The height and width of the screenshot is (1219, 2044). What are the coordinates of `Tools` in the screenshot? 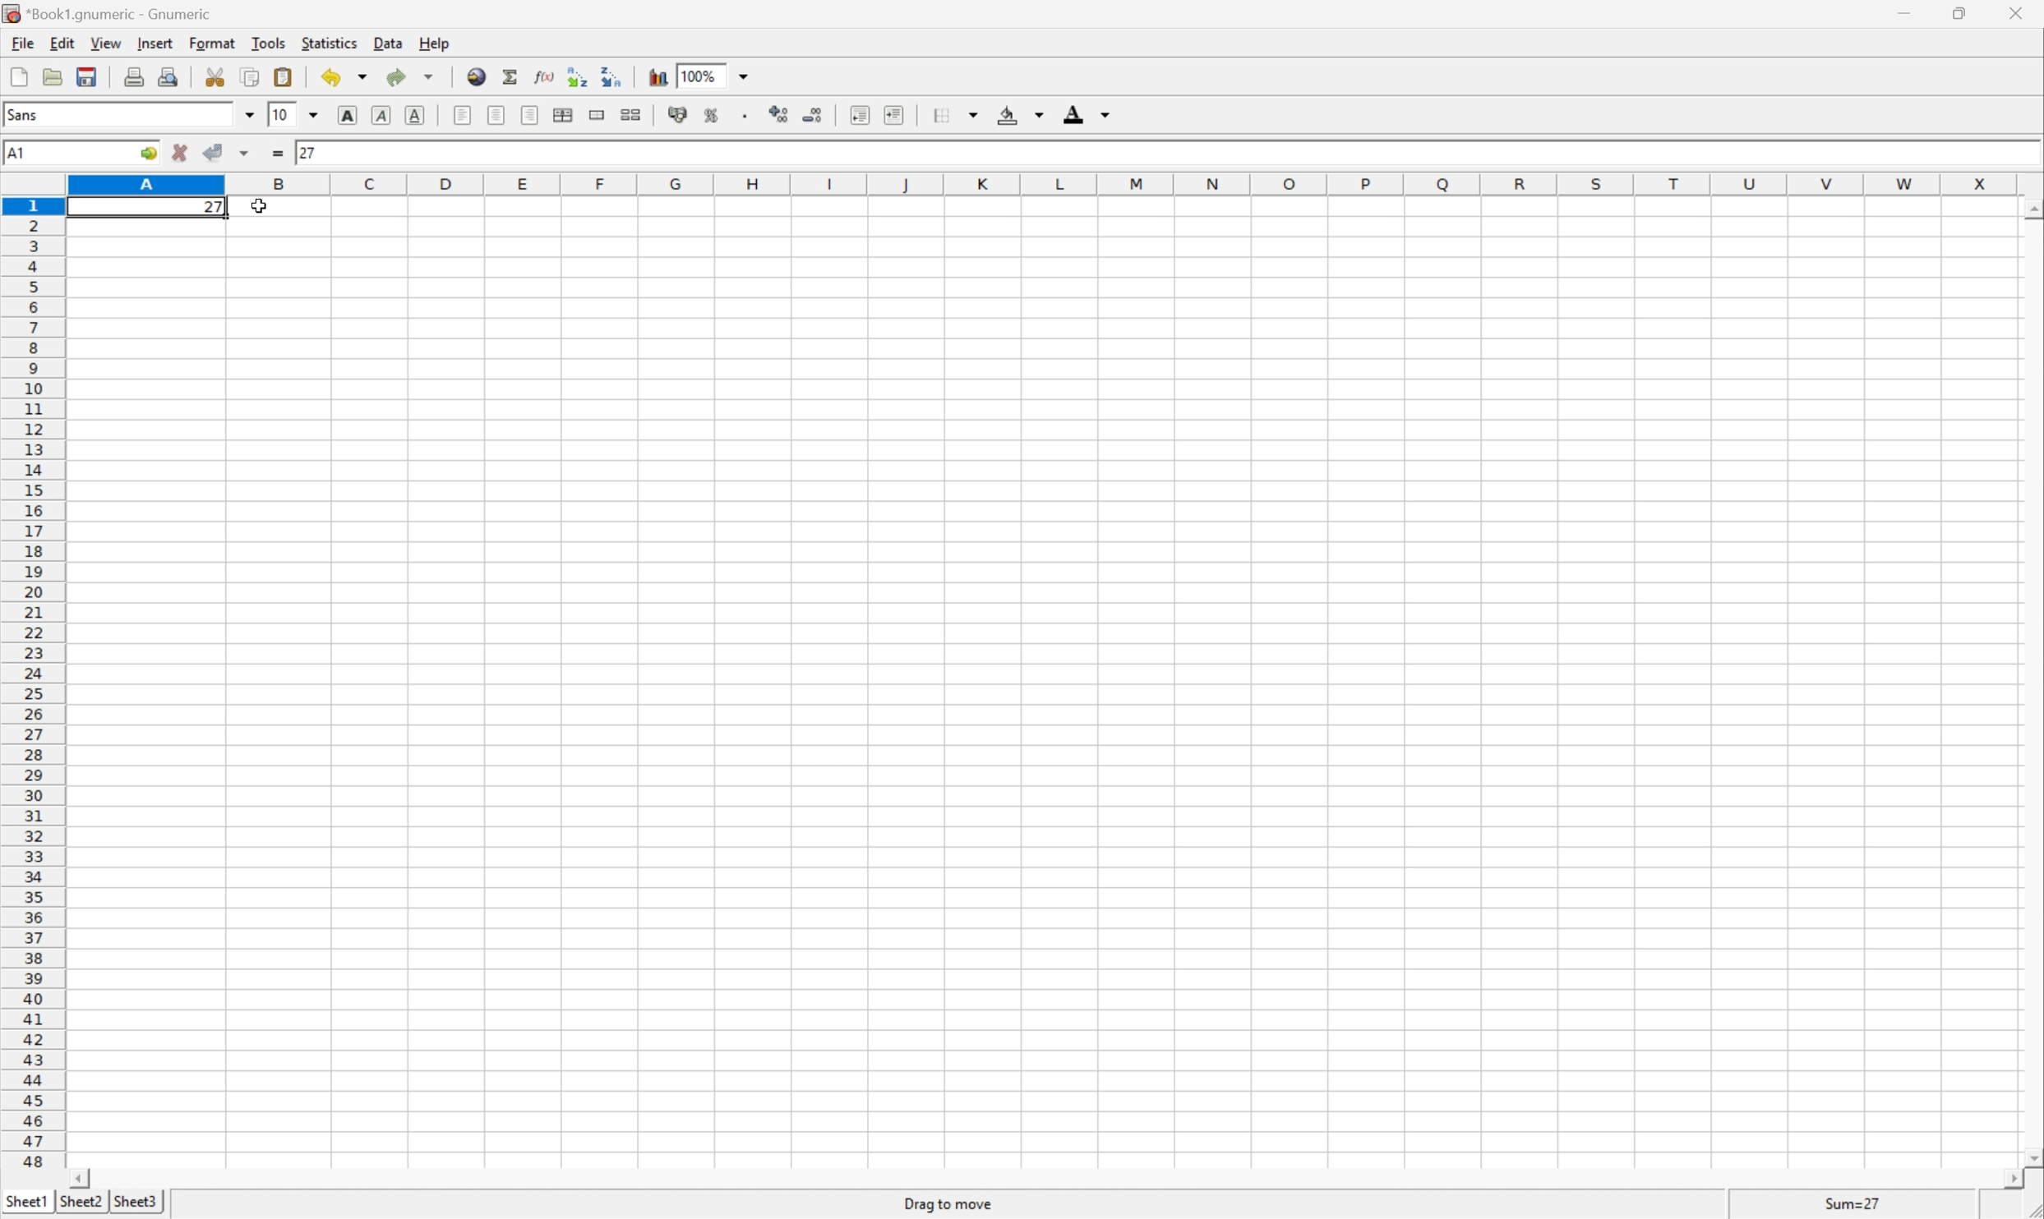 It's located at (267, 41).